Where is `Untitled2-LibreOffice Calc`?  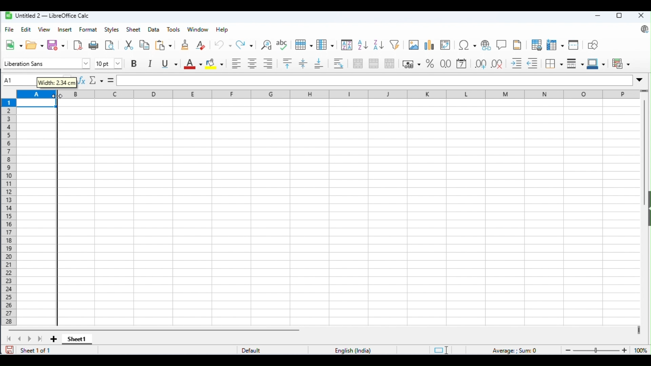
Untitled2-LibreOffice Calc is located at coordinates (48, 15).